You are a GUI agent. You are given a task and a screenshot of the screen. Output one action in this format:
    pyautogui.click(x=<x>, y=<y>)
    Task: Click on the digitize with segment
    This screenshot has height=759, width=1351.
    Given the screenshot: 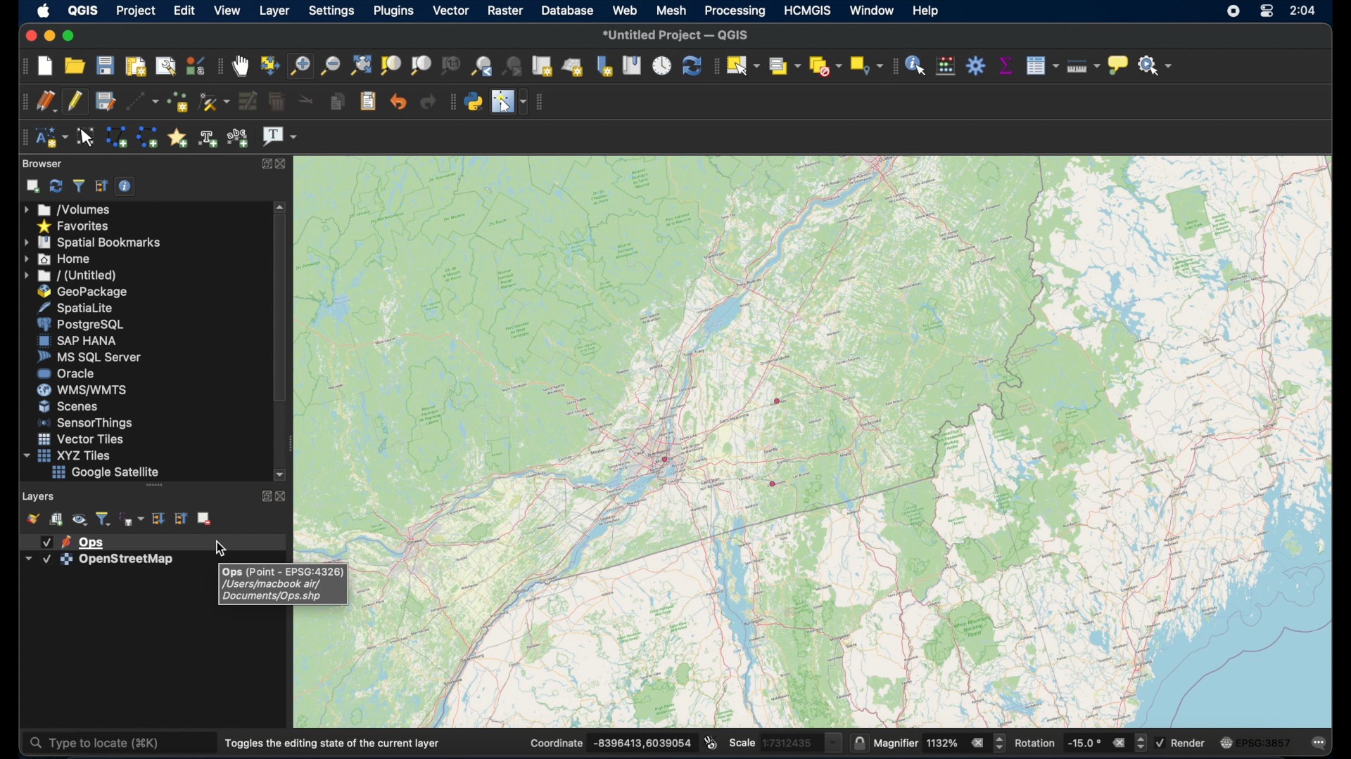 What is the action you would take?
    pyautogui.click(x=139, y=102)
    